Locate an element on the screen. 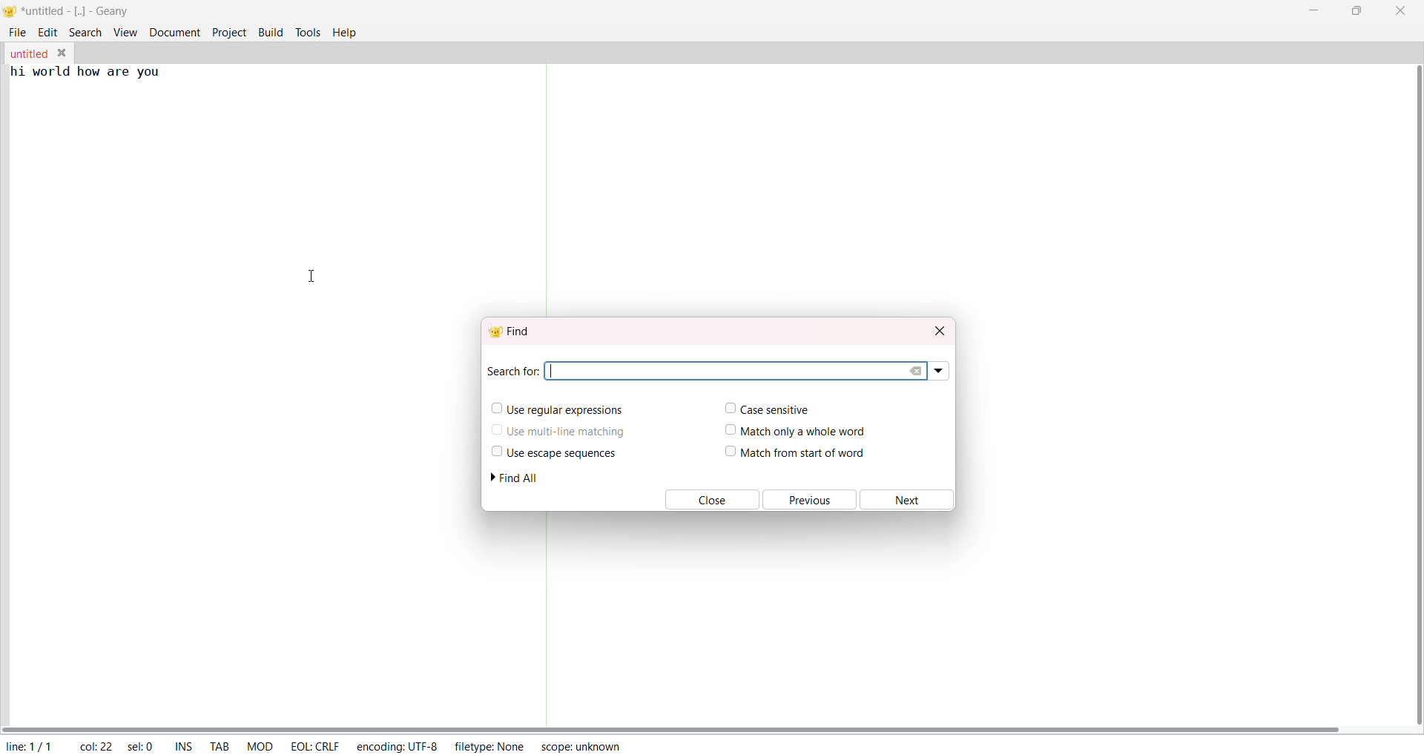 The width and height of the screenshot is (1424, 755). find all is located at coordinates (510, 478).